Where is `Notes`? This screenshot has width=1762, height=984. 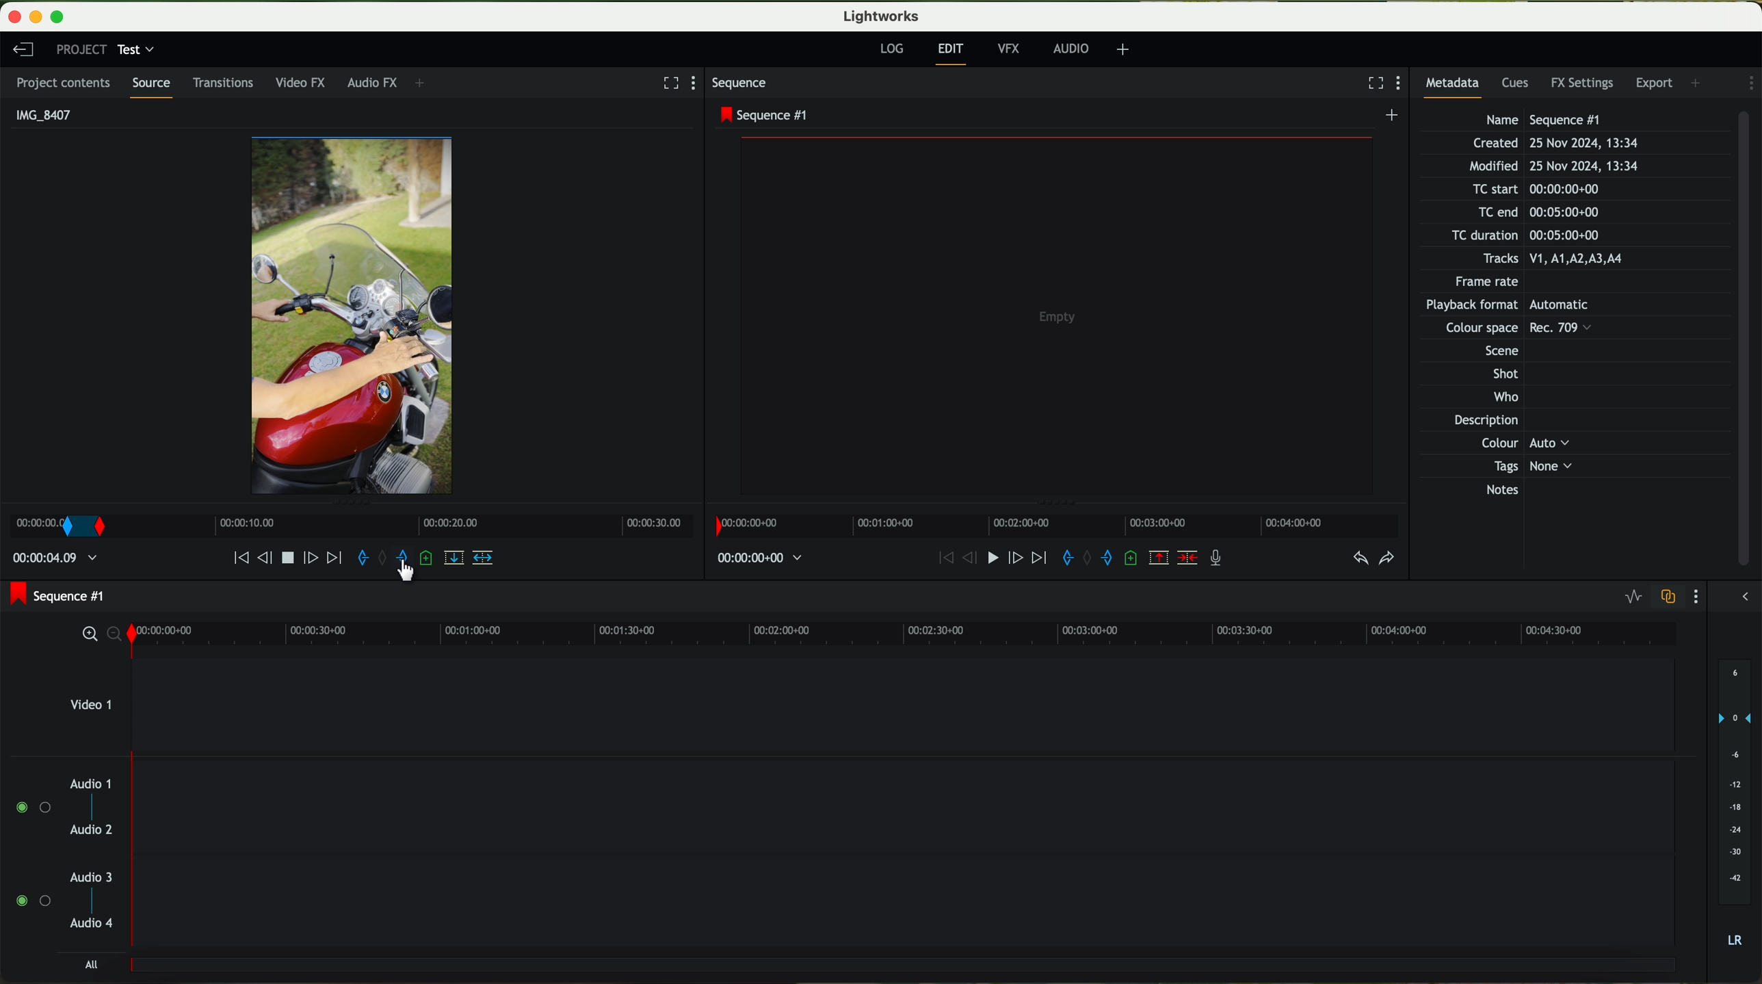
Notes is located at coordinates (1519, 491).